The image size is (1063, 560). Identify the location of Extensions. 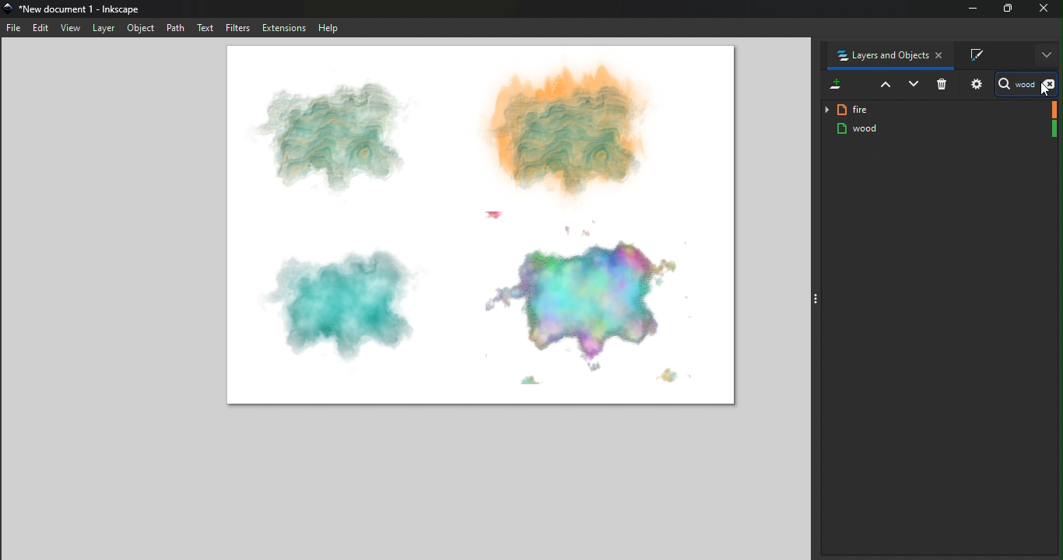
(284, 27).